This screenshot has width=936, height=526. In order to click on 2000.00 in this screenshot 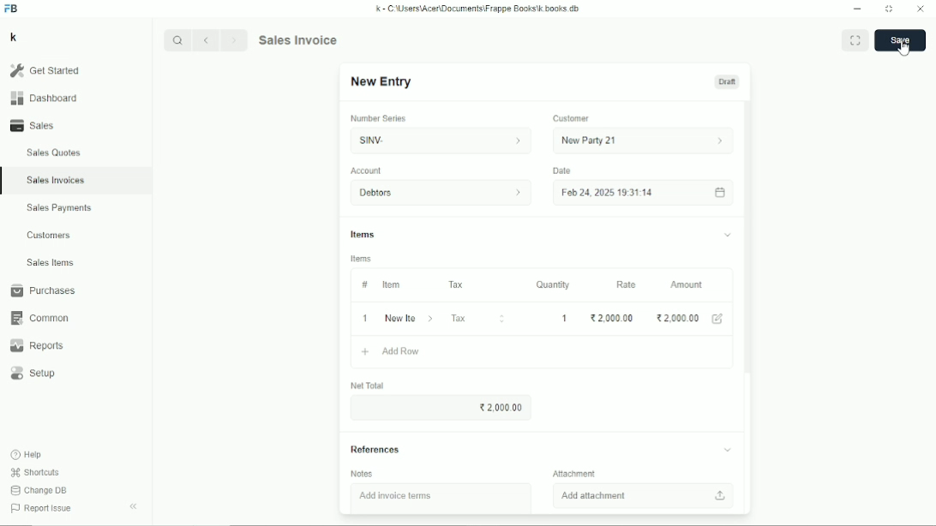, I will do `click(677, 318)`.